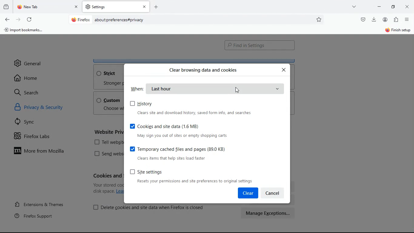  I want to click on clear, so click(248, 193).